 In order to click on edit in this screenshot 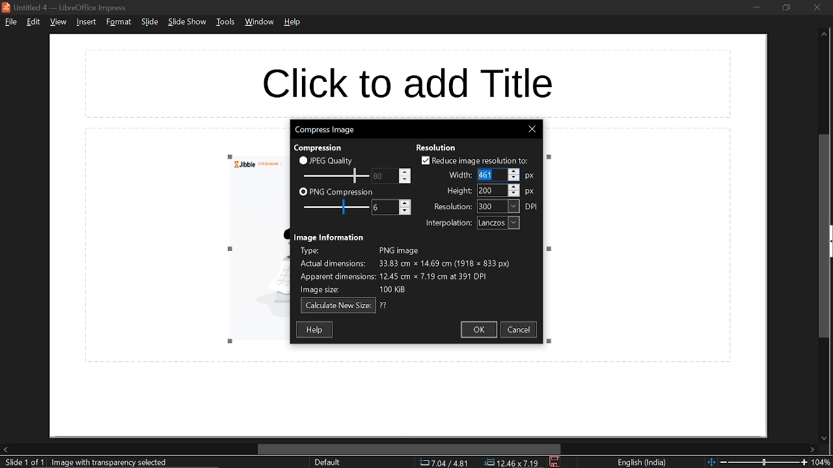, I will do `click(33, 22)`.